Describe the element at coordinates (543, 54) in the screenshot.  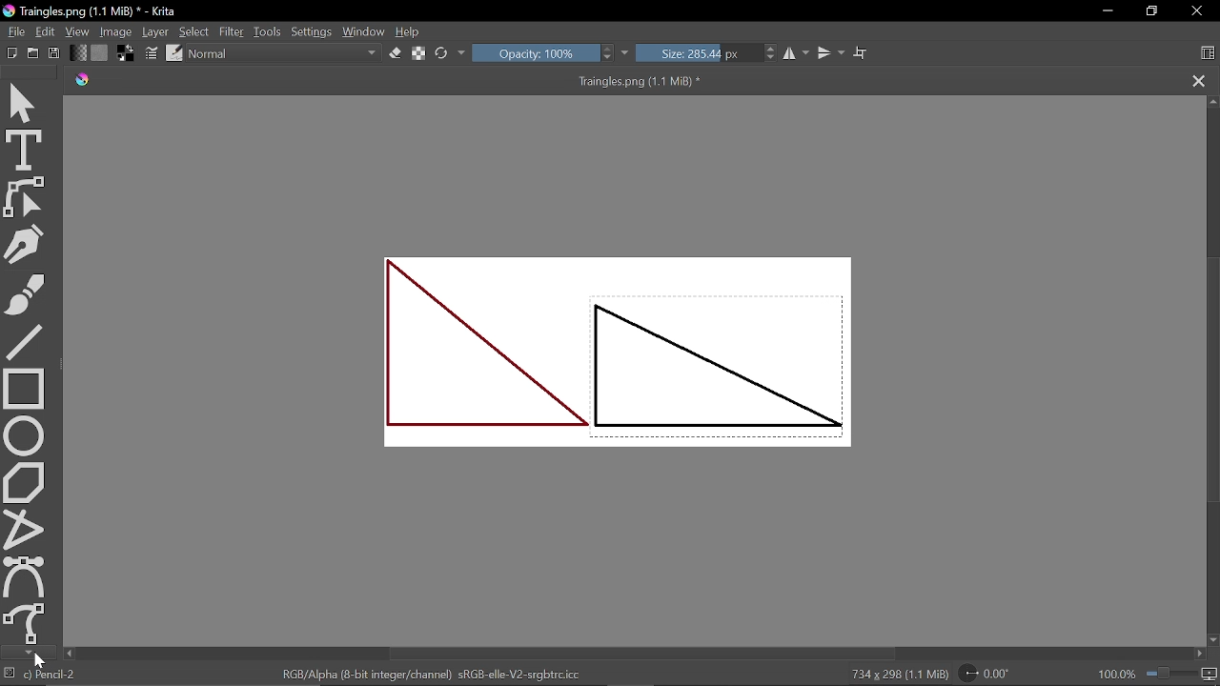
I see `Opacity: 100%` at that location.